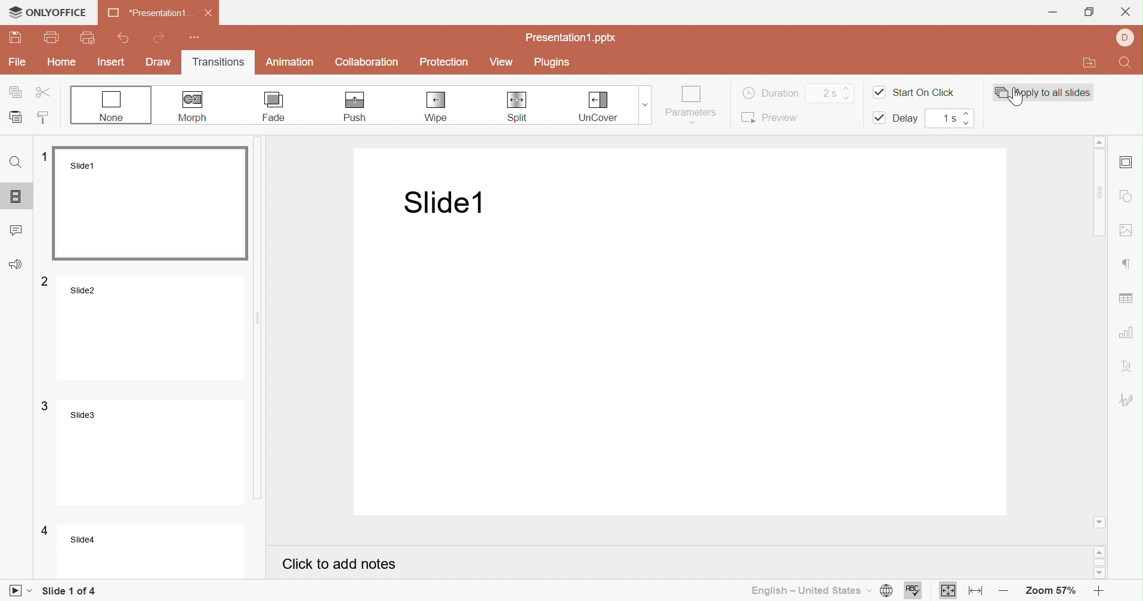 This screenshot has height=601, width=1143. What do you see at coordinates (1099, 564) in the screenshot?
I see `Scroll bar` at bounding box center [1099, 564].